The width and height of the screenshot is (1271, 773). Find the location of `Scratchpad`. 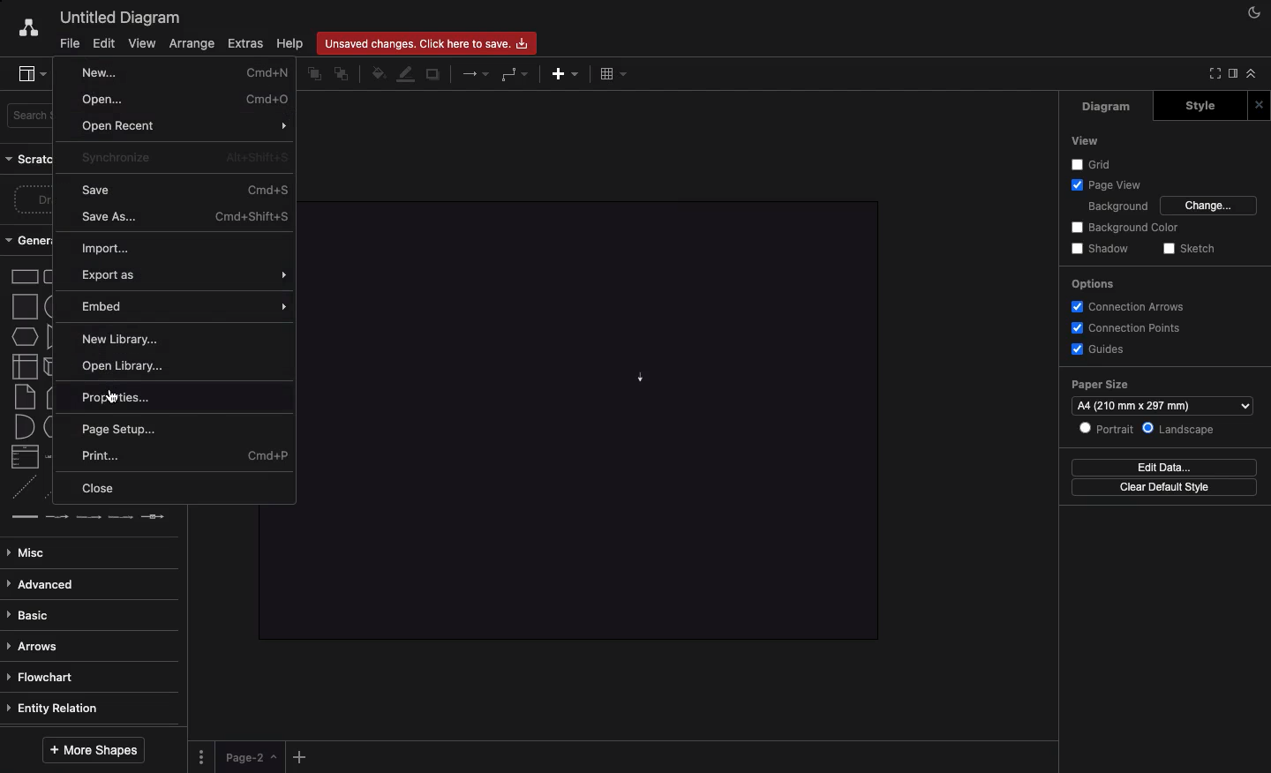

Scratchpad is located at coordinates (30, 159).